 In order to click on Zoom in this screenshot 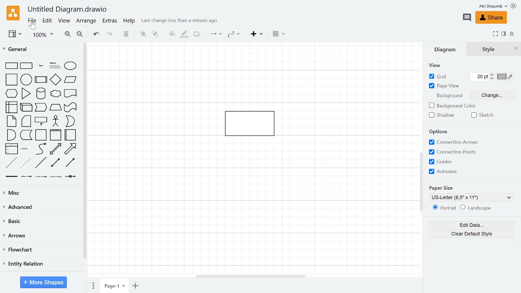, I will do `click(44, 35)`.